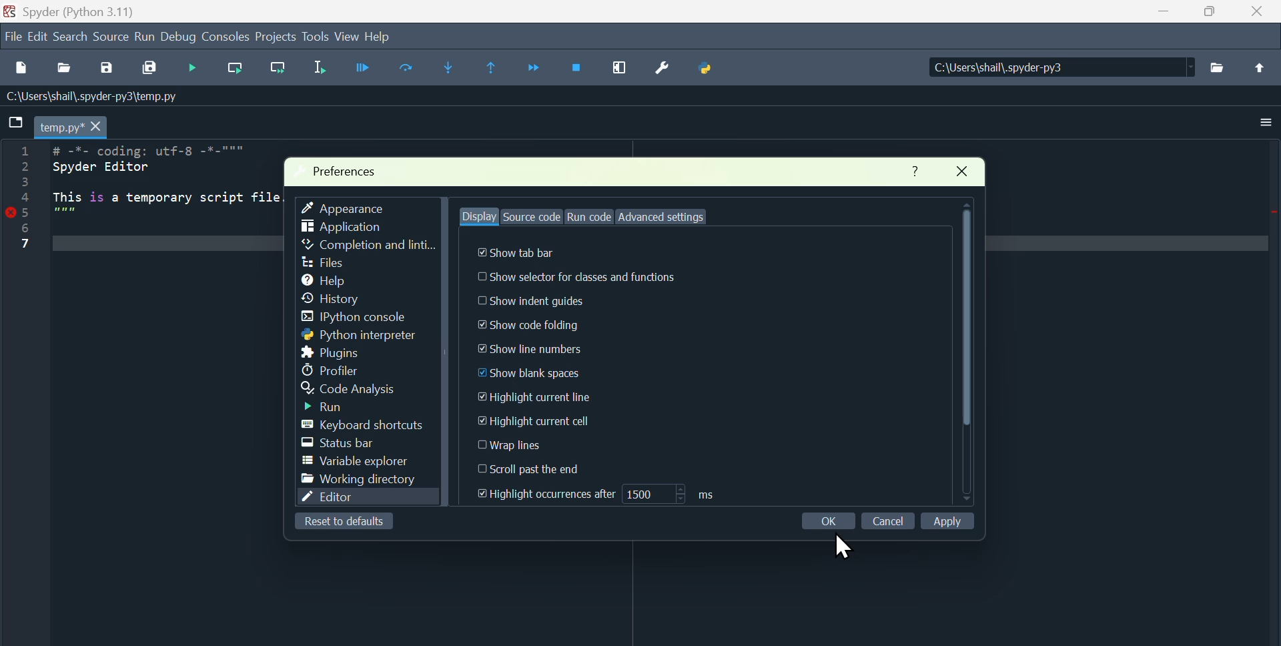 The height and width of the screenshot is (646, 1281). What do you see at coordinates (86, 15) in the screenshot?
I see `spyder (Python 3.11)` at bounding box center [86, 15].